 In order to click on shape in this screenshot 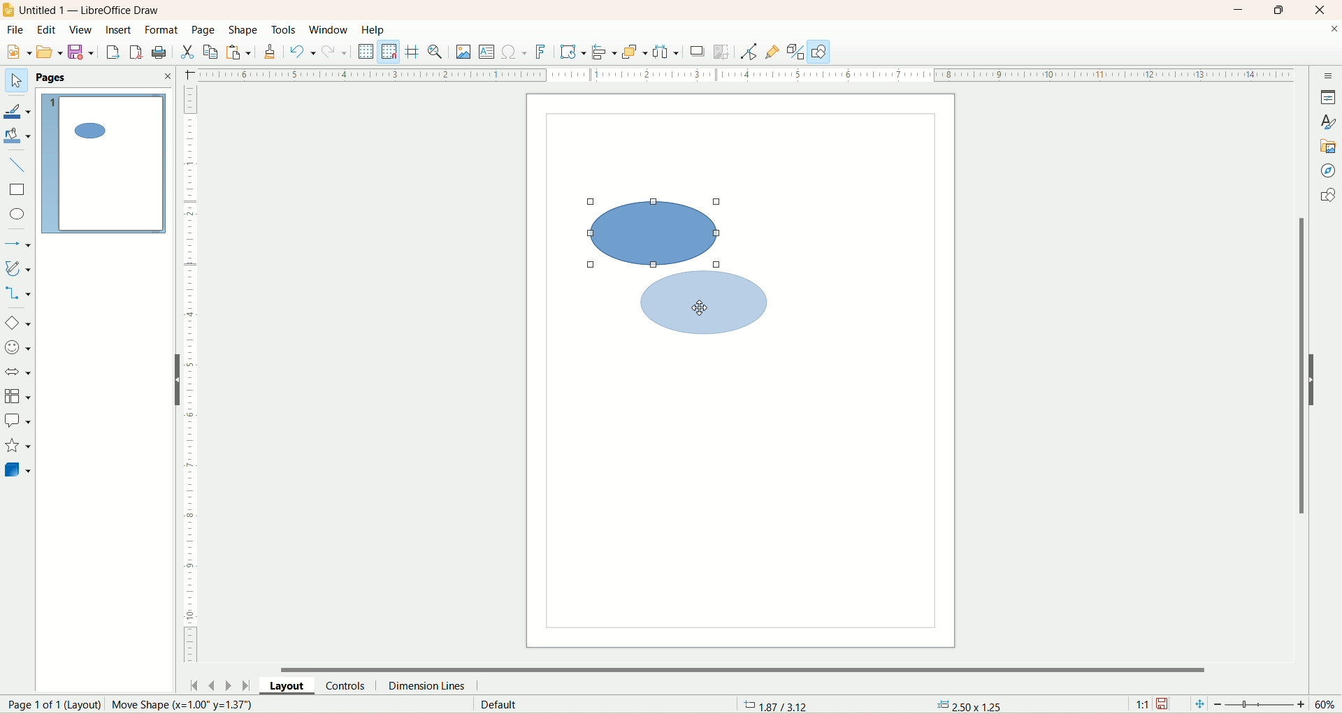, I will do `click(245, 29)`.